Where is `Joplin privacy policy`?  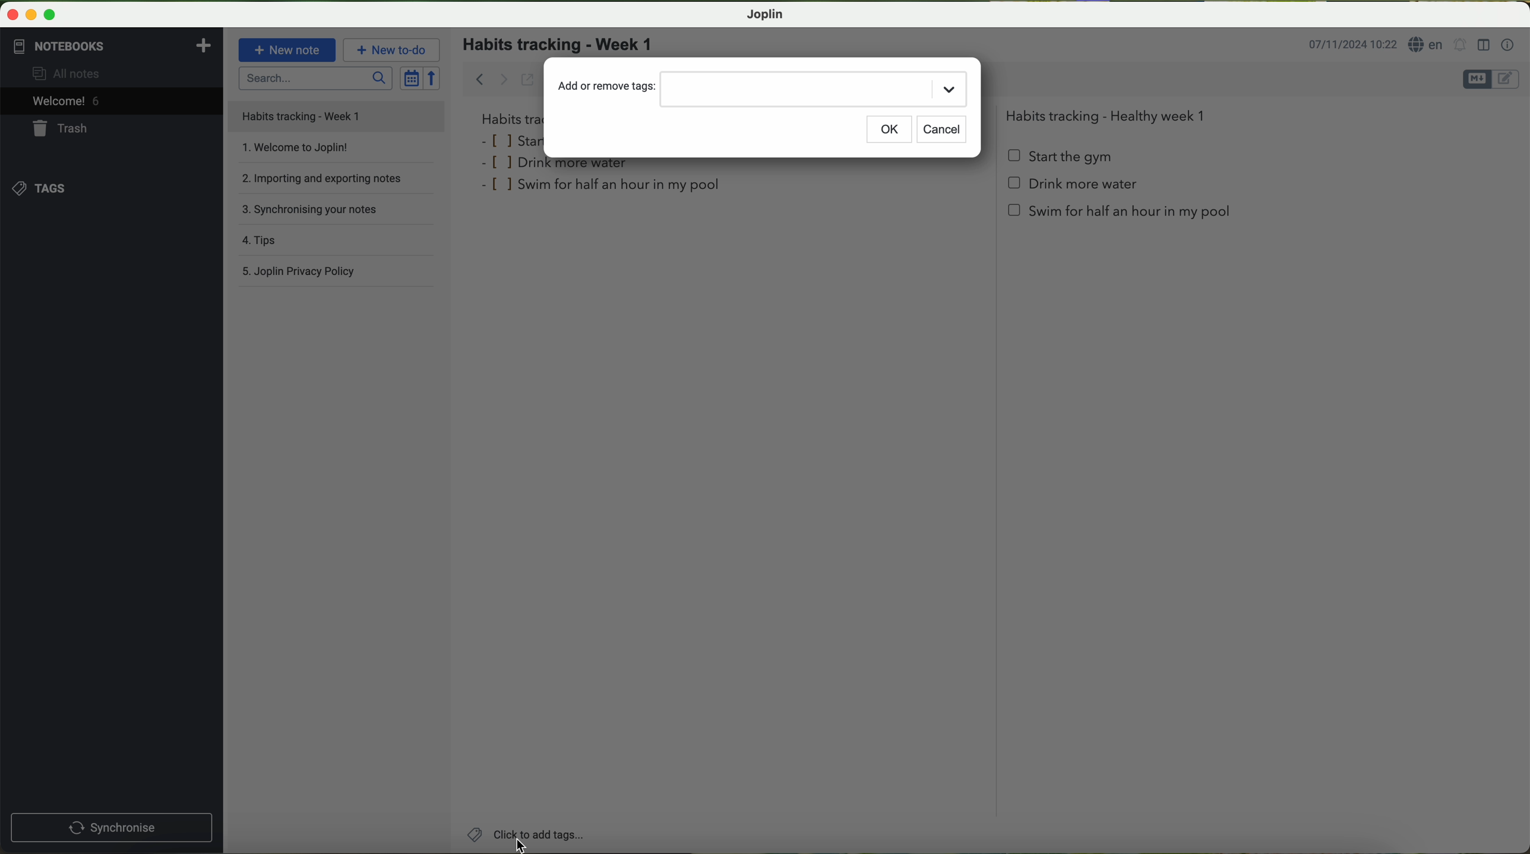 Joplin privacy policy is located at coordinates (337, 273).